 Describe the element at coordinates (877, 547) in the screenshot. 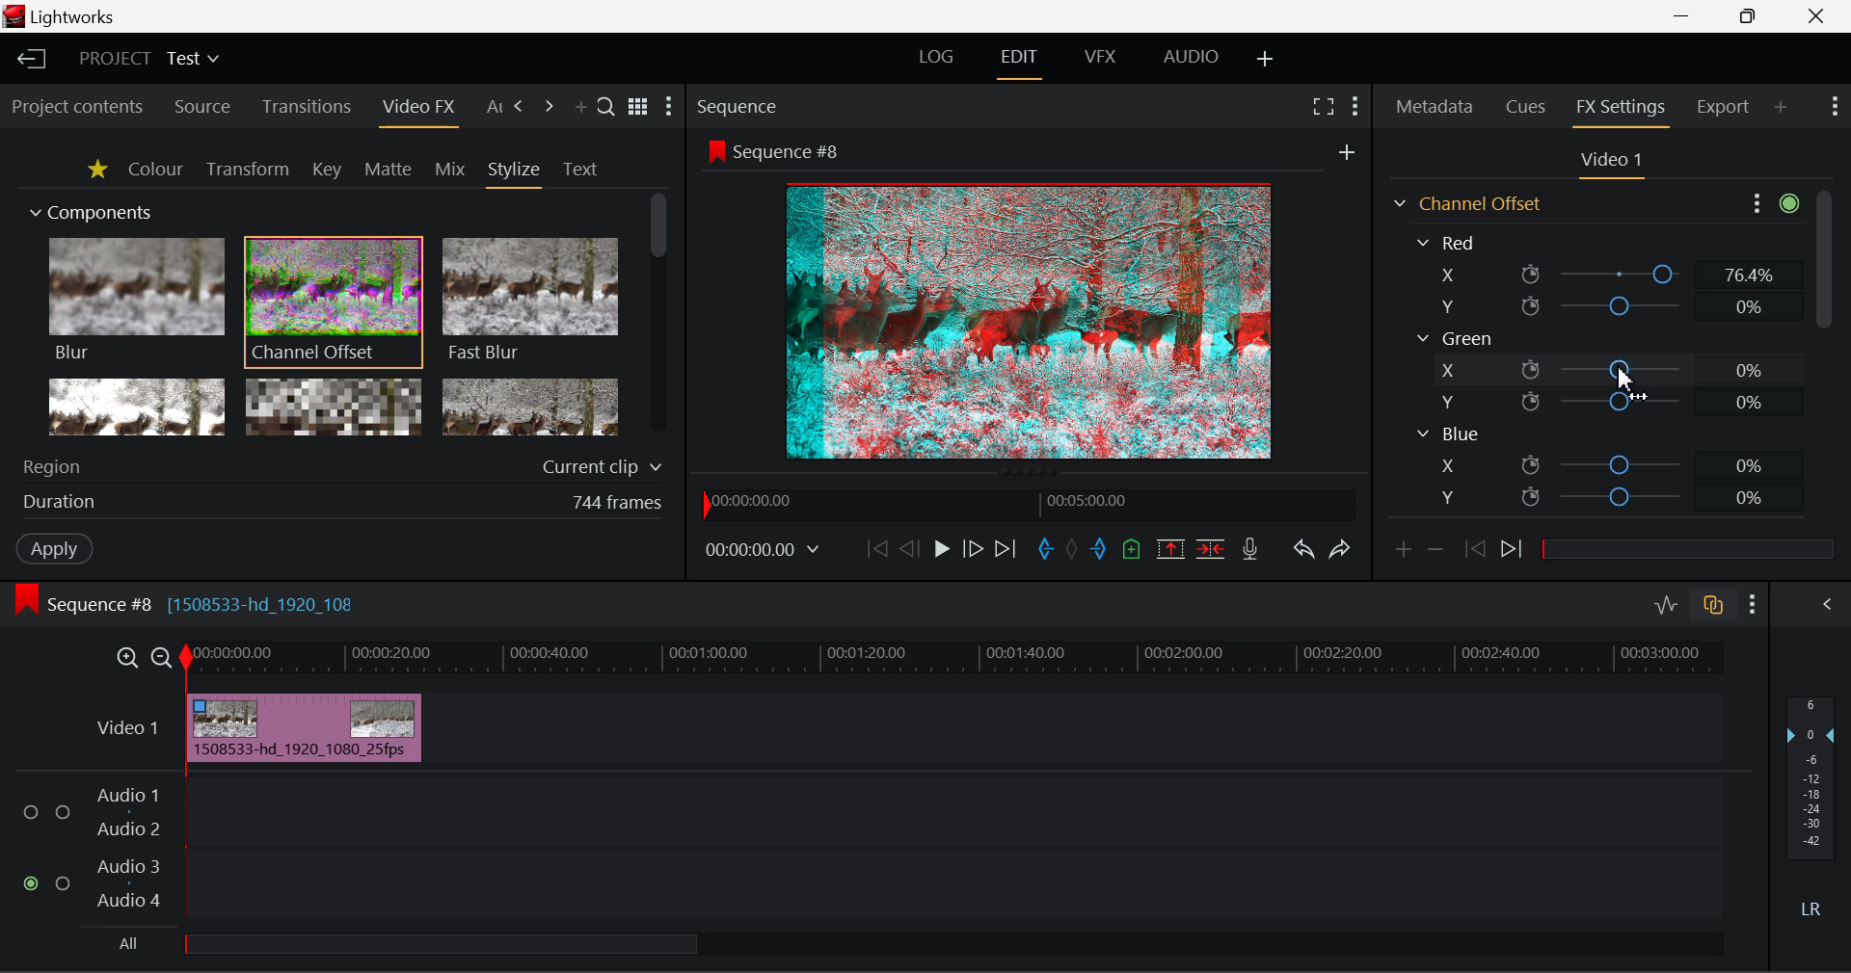

I see `To Start` at that location.